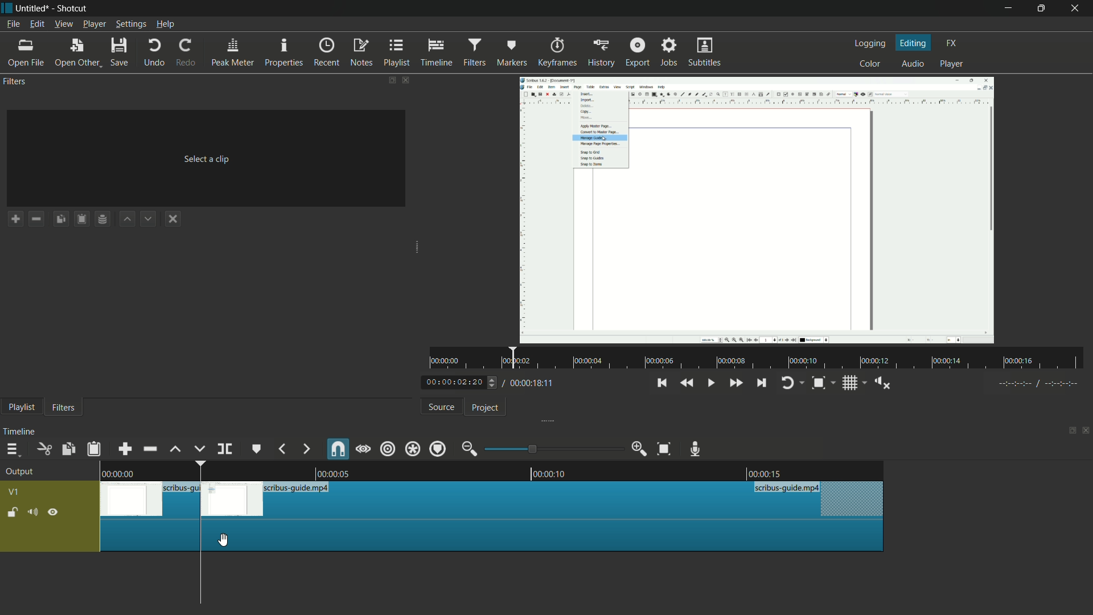 The height and width of the screenshot is (615, 1093). I want to click on timeline, so click(438, 52).